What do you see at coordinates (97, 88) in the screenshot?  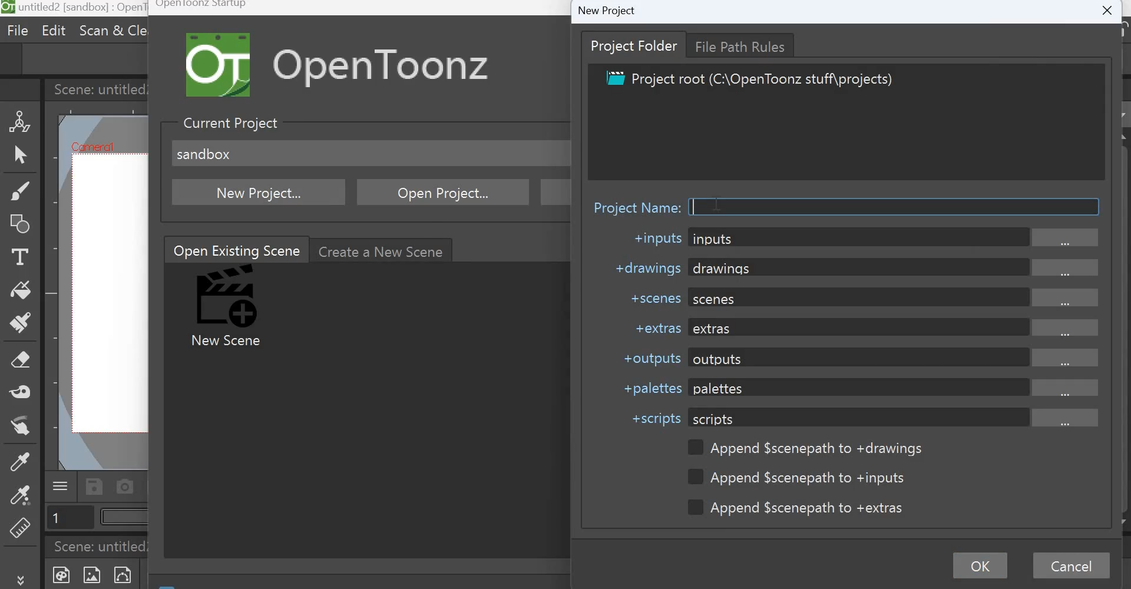 I see `Scene: untitled2` at bounding box center [97, 88].